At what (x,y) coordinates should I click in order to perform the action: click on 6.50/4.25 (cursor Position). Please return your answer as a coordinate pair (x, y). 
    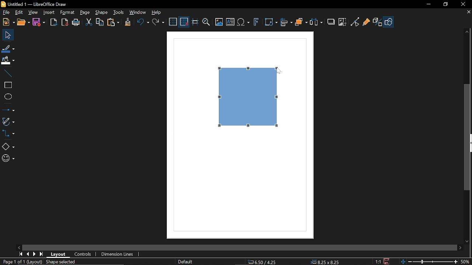
    Looking at the image, I should click on (263, 262).